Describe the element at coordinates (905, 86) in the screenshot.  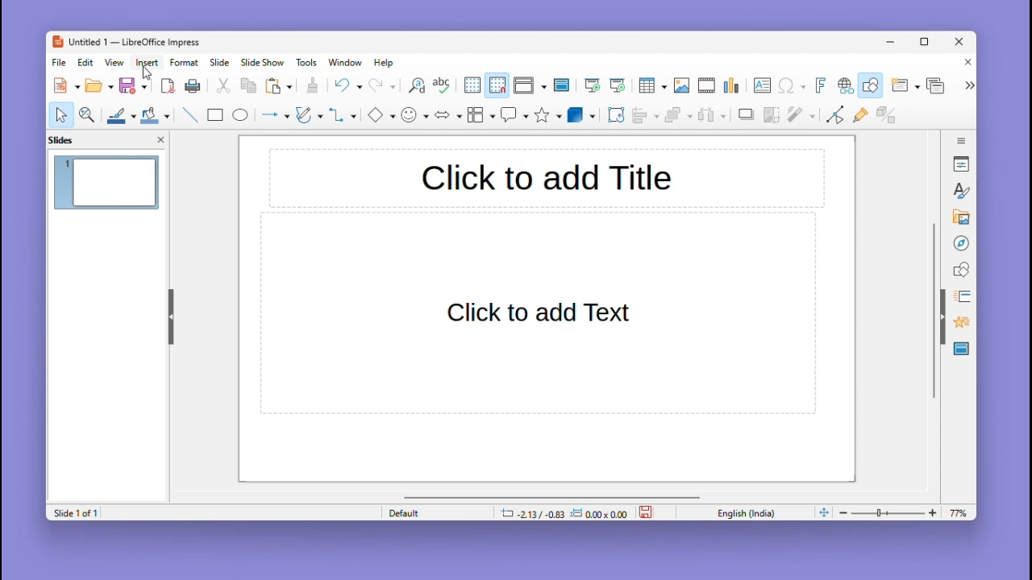
I see `New slide` at that location.